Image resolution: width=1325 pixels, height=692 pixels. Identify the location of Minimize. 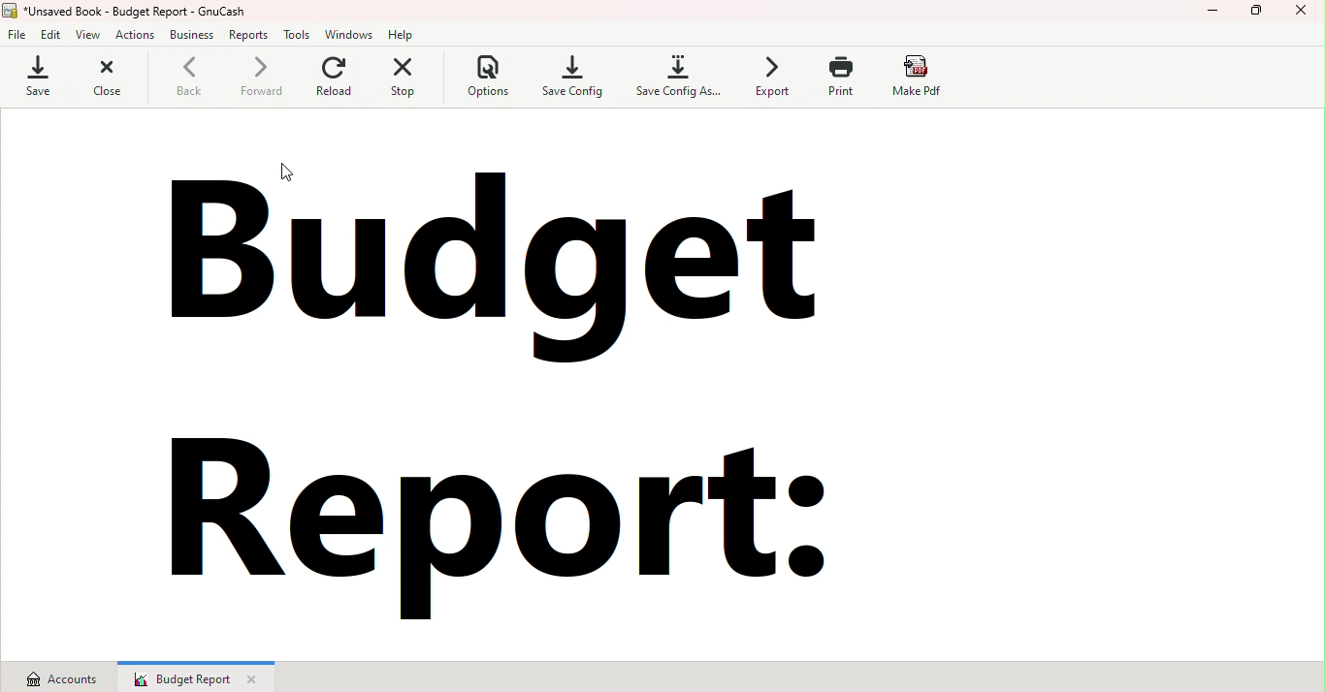
(1210, 15).